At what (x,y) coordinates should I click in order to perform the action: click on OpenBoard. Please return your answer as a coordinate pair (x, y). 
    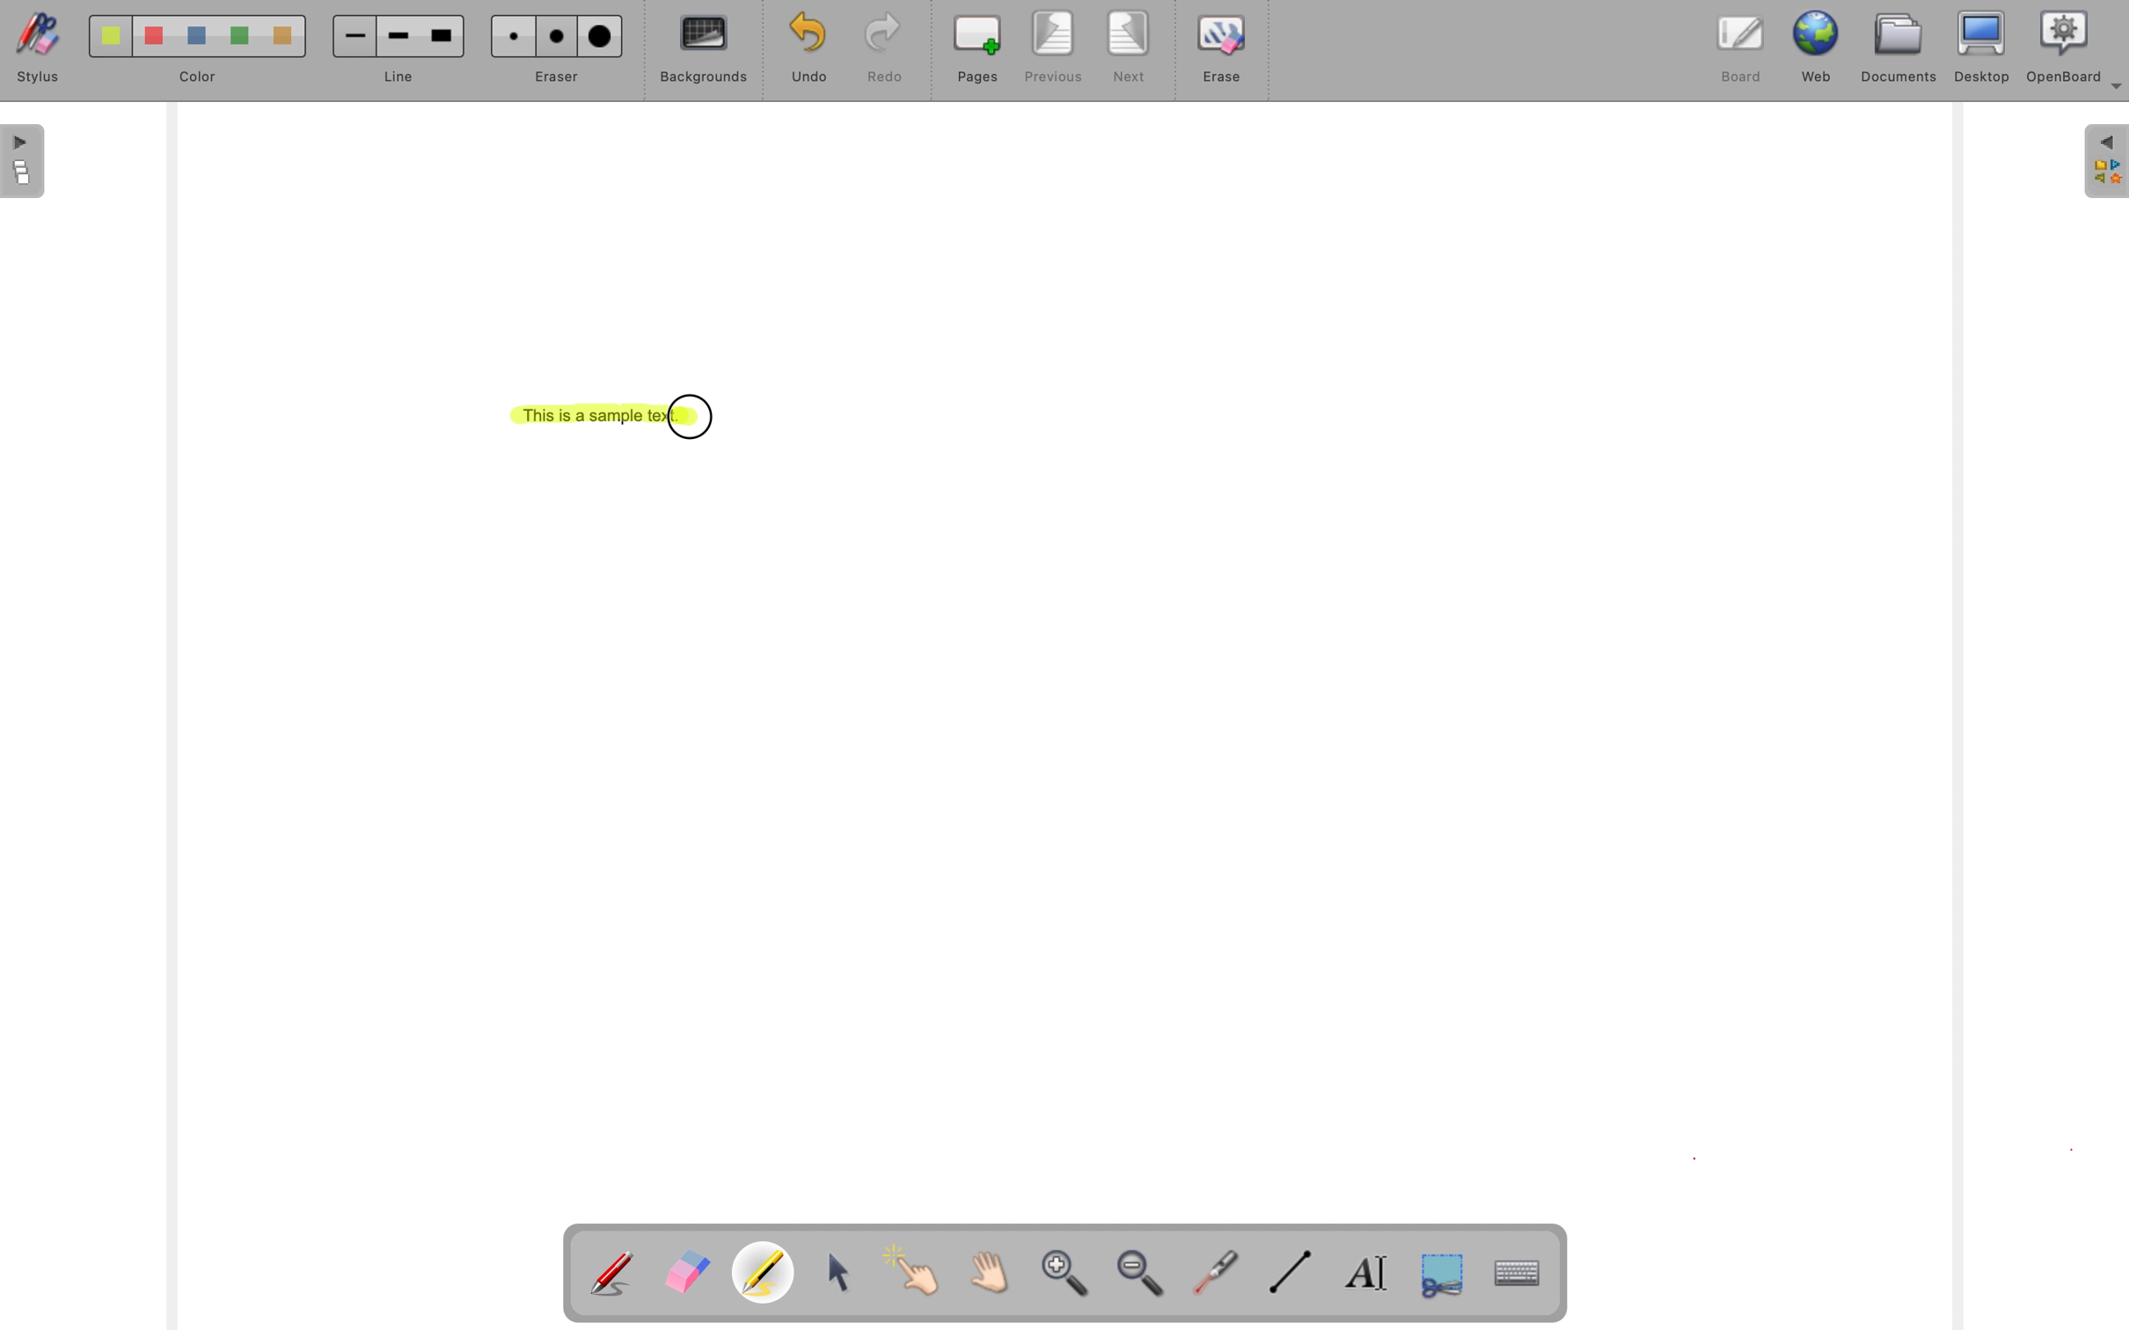
    Looking at the image, I should click on (2075, 49).